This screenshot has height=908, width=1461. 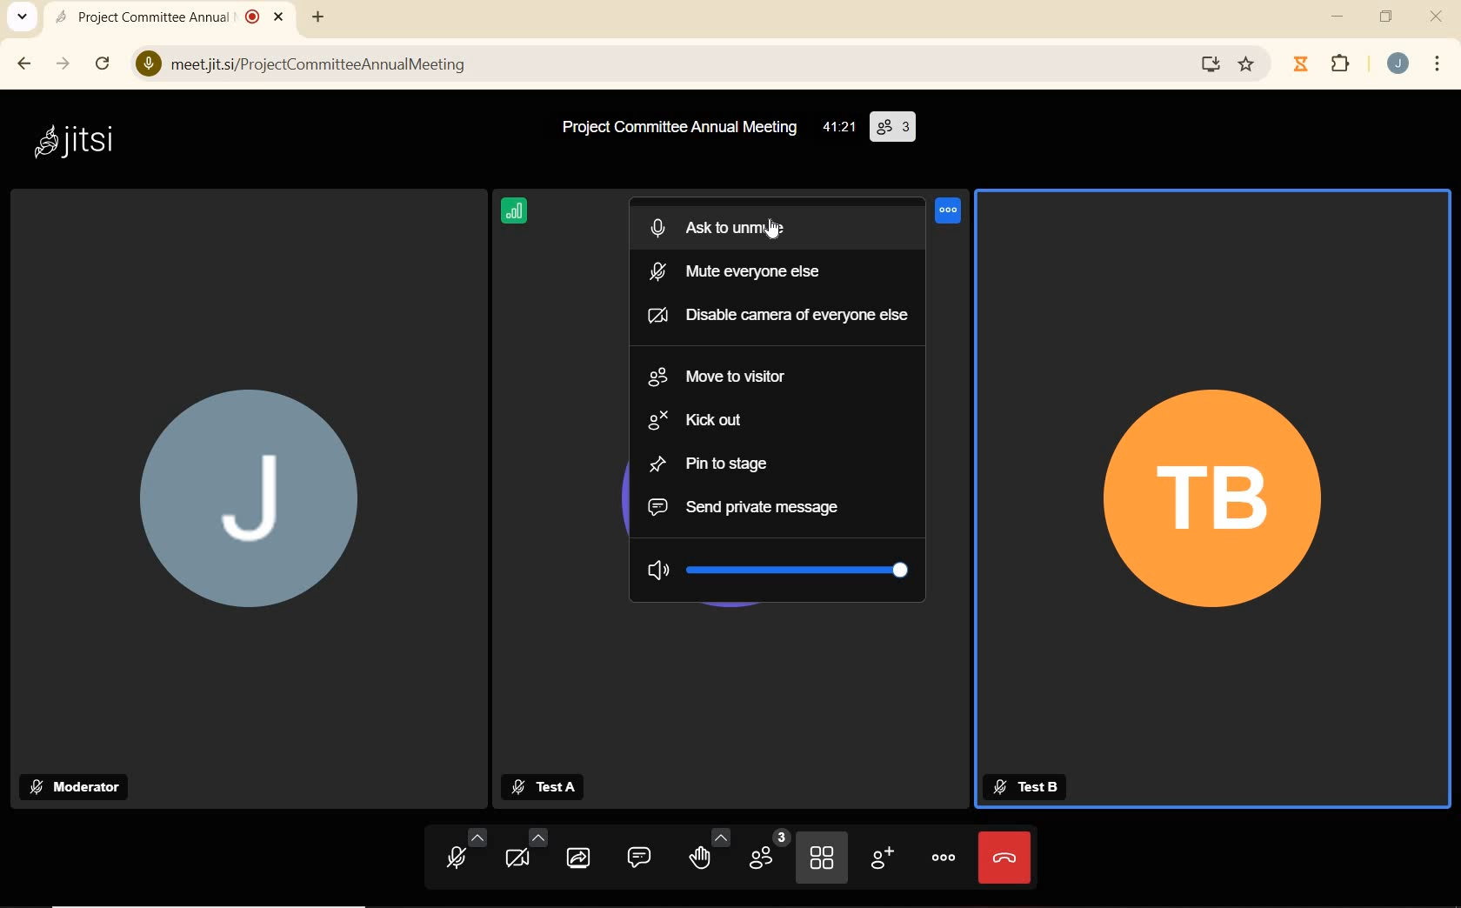 I want to click on Project Committee Annual Meeting, so click(x=676, y=128).